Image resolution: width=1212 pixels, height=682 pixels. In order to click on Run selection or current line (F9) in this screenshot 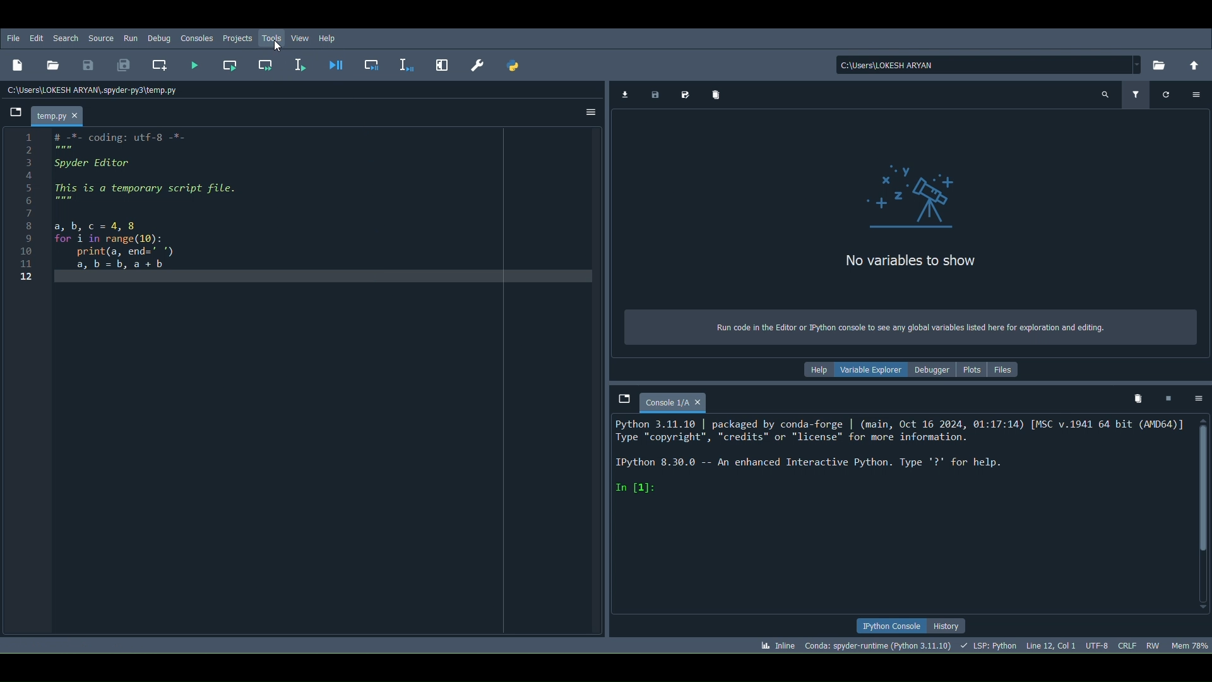, I will do `click(298, 61)`.